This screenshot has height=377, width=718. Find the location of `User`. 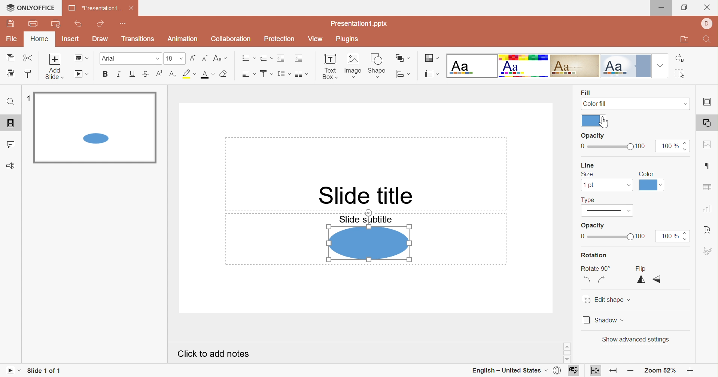

User is located at coordinates (706, 24).